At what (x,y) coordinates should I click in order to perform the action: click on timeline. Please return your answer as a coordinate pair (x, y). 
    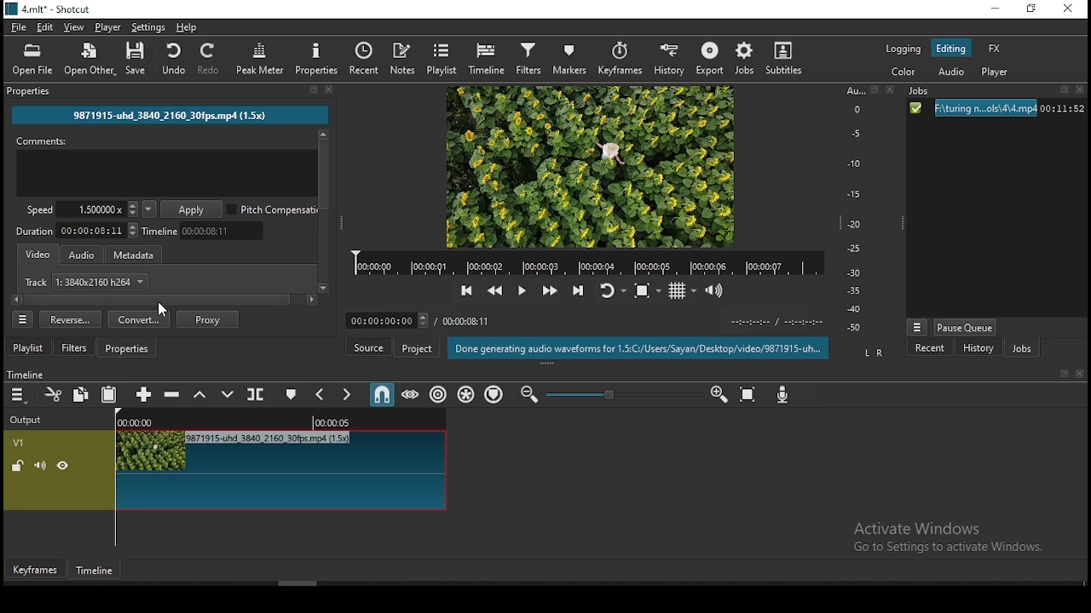
    Looking at the image, I should click on (95, 570).